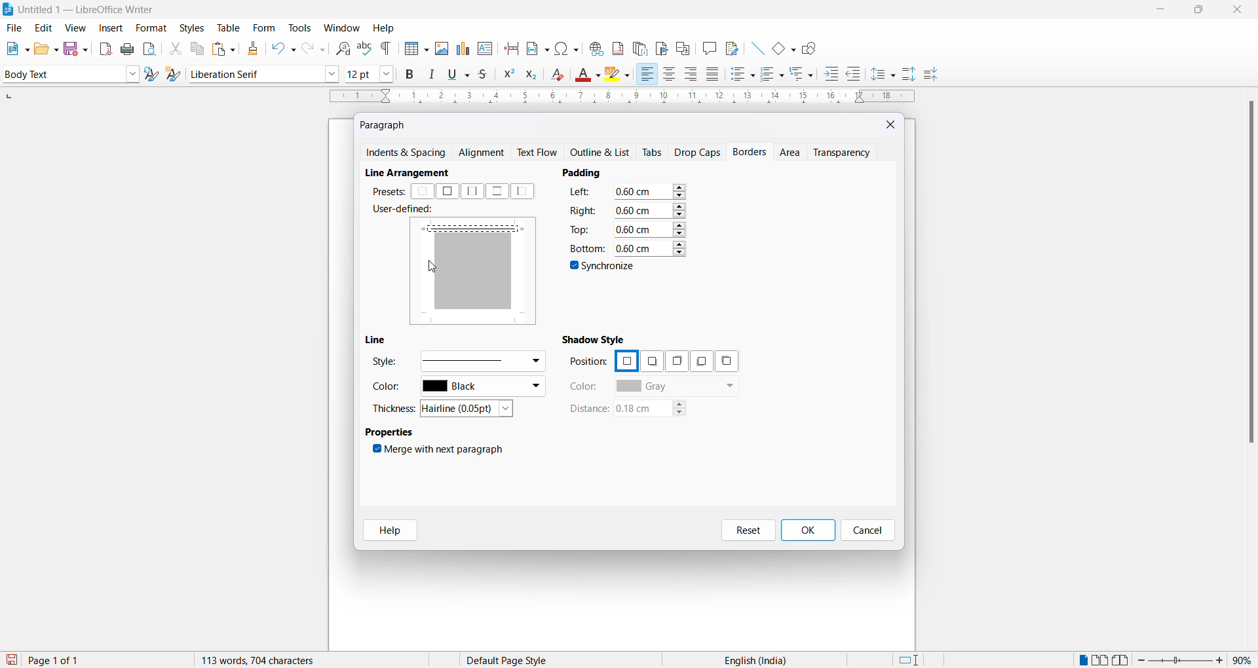 This screenshot has height=668, width=1258. What do you see at coordinates (441, 48) in the screenshot?
I see `insert image` at bounding box center [441, 48].